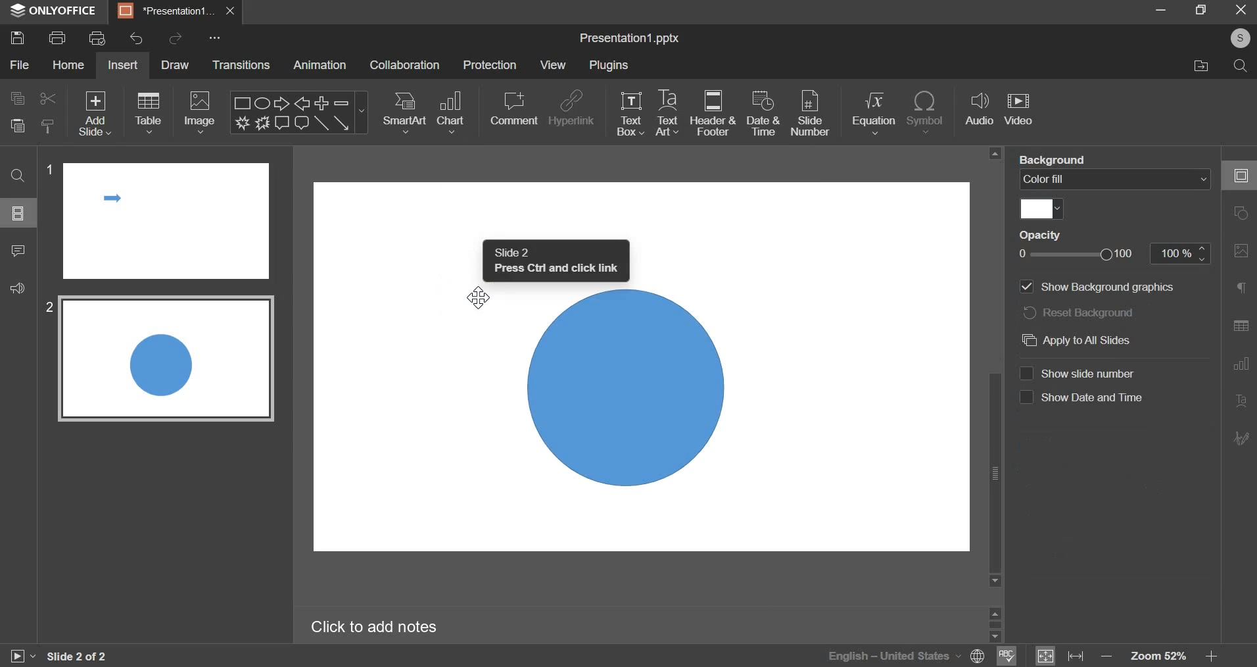  What do you see at coordinates (19, 64) in the screenshot?
I see `file` at bounding box center [19, 64].